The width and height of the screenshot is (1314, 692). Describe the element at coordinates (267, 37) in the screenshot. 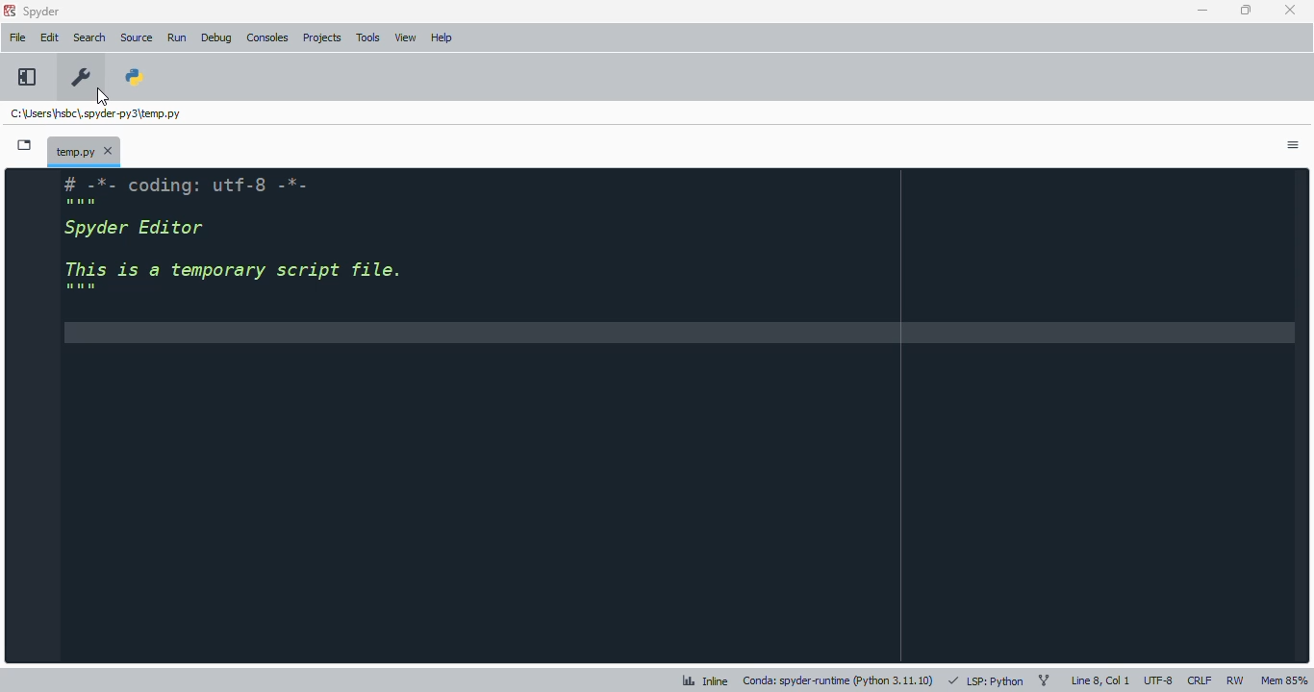

I see `consoles` at that location.